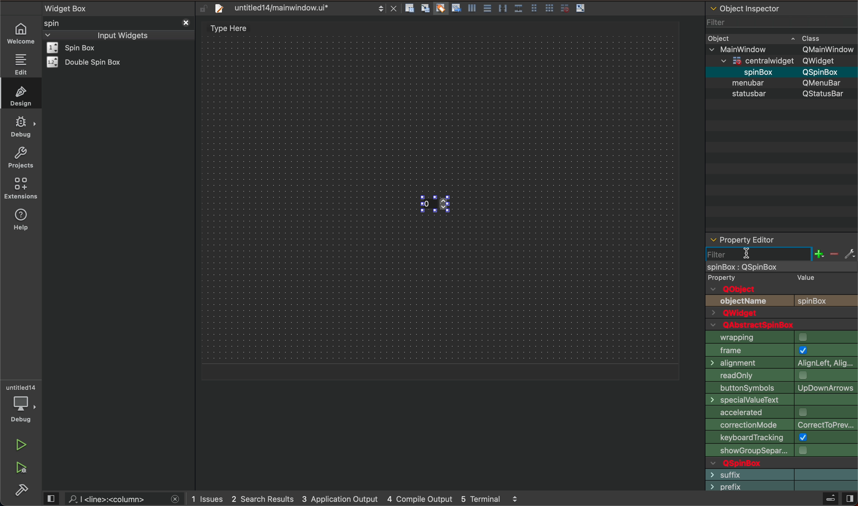 This screenshot has height=506, width=858. What do you see at coordinates (21, 127) in the screenshot?
I see `debug` at bounding box center [21, 127].